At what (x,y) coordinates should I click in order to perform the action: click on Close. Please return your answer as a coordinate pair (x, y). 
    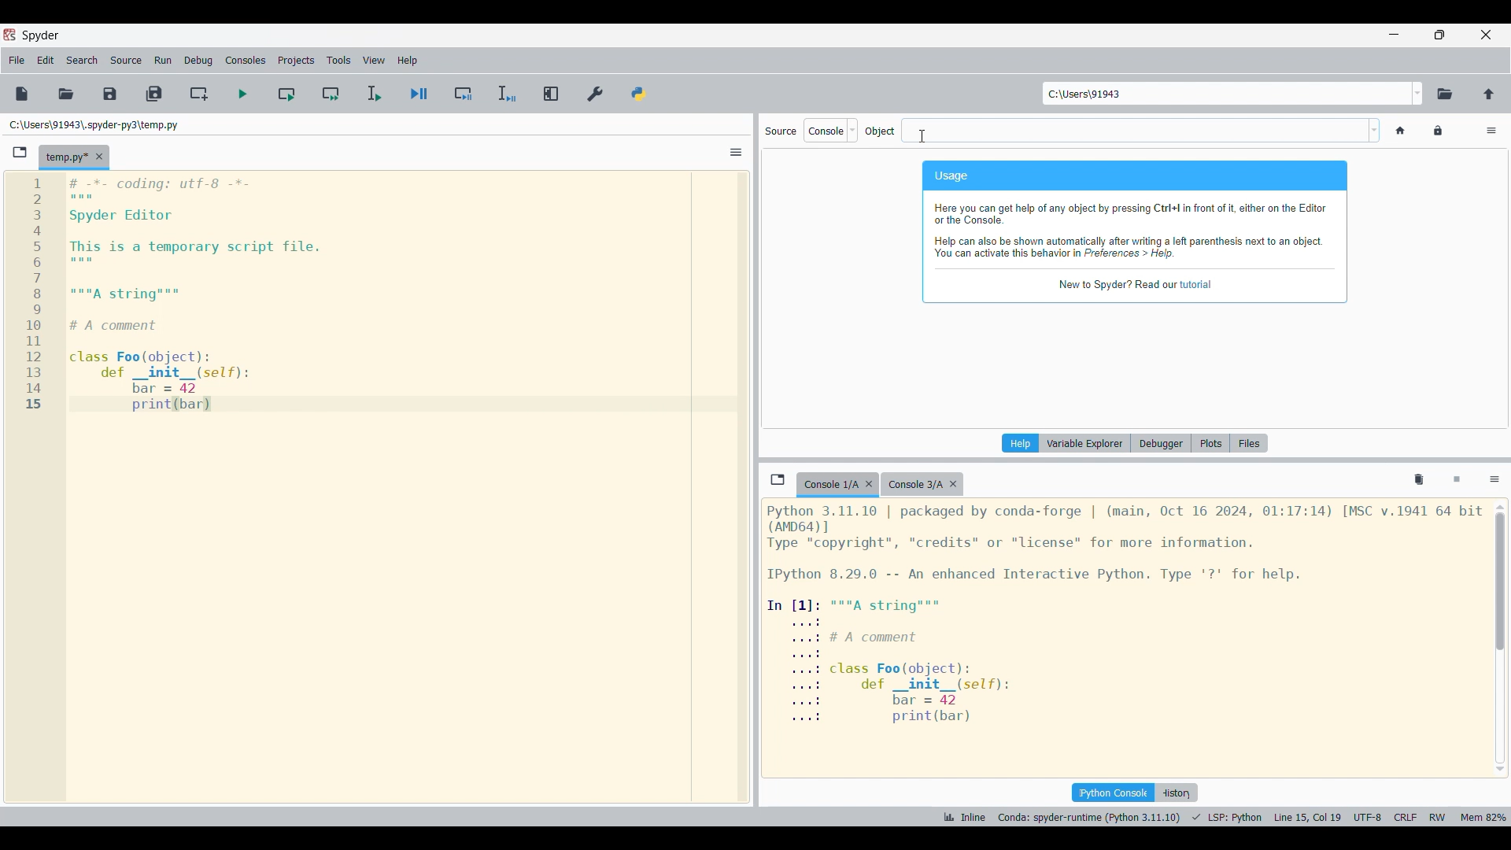
    Looking at the image, I should click on (99, 156).